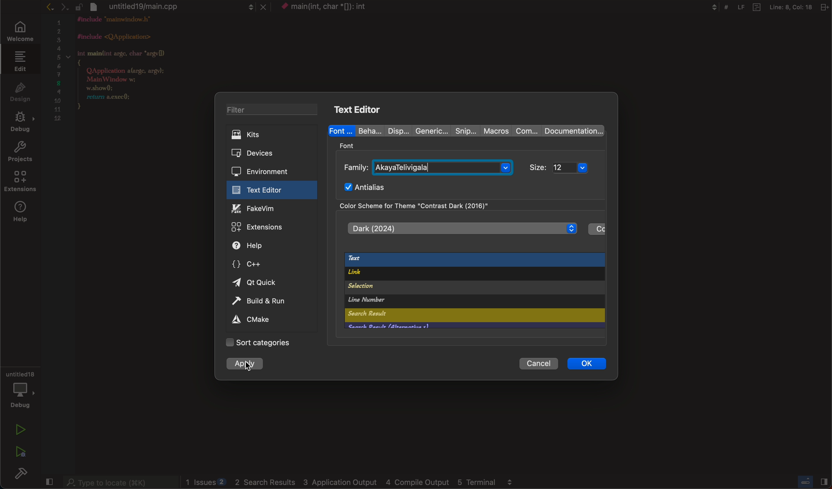  What do you see at coordinates (253, 320) in the screenshot?
I see `cmake` at bounding box center [253, 320].